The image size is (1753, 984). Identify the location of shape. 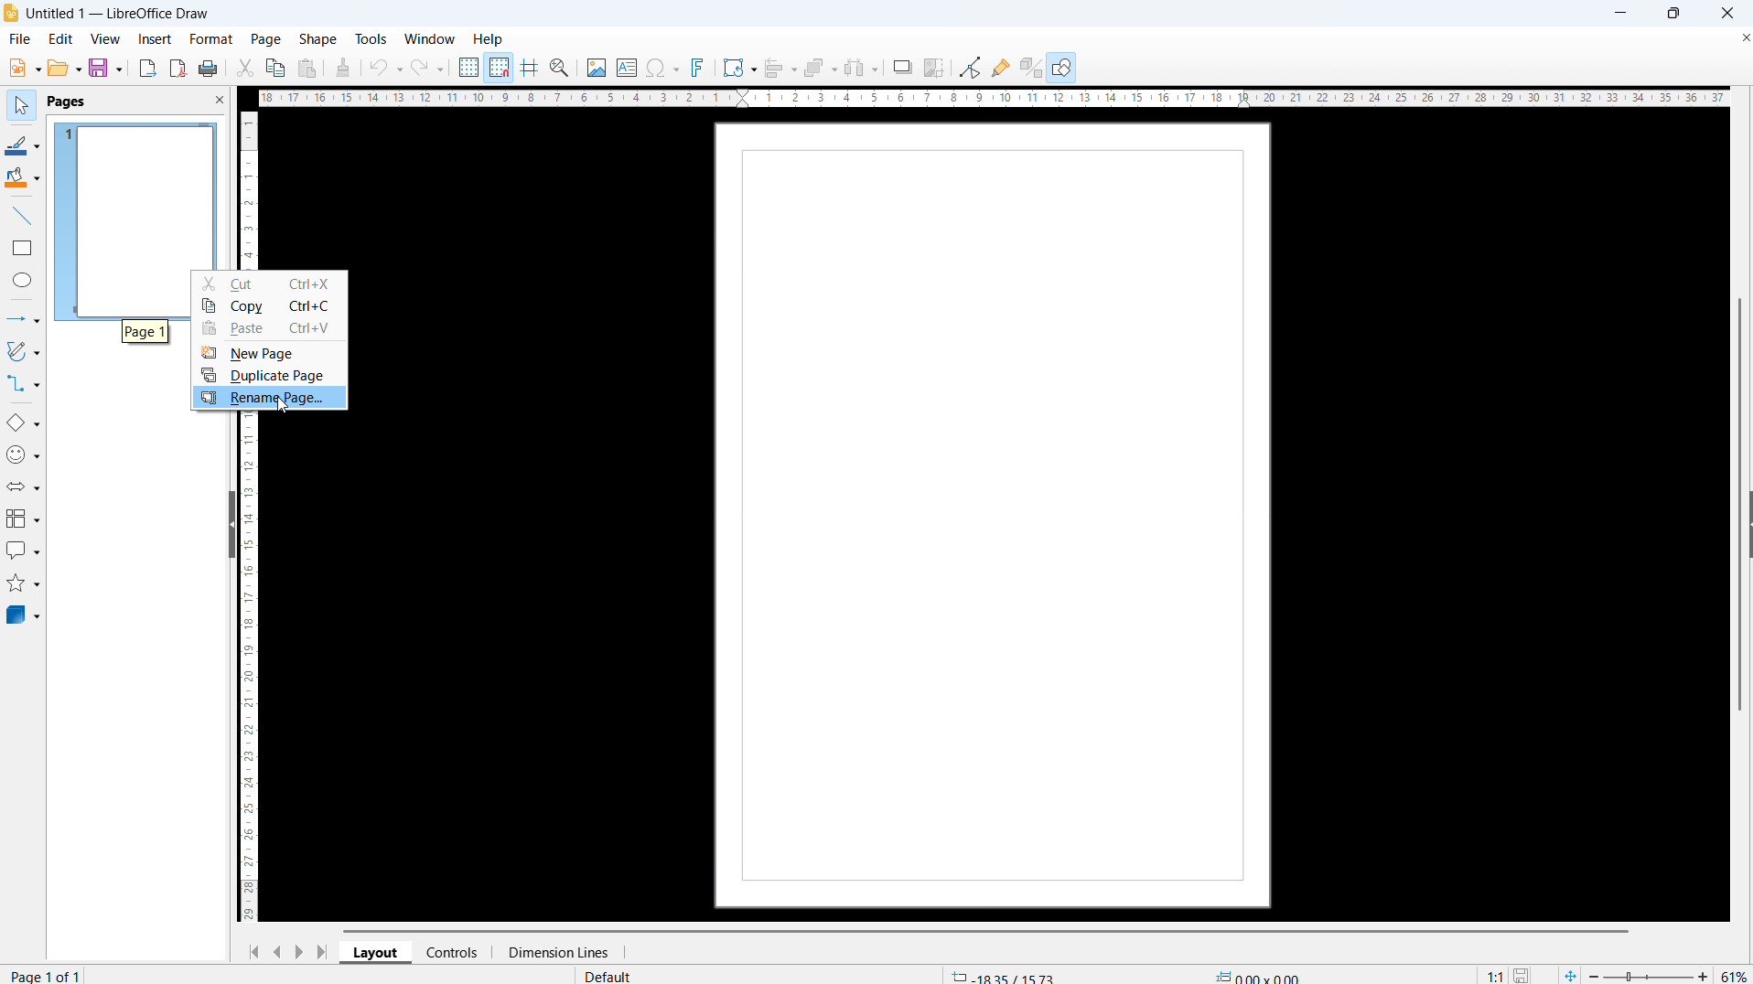
(317, 39).